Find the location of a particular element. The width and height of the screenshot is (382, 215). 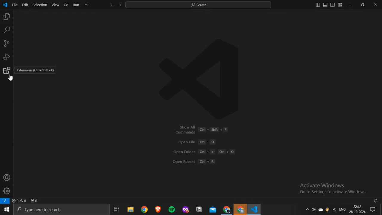

vscode icon is located at coordinates (5, 5).